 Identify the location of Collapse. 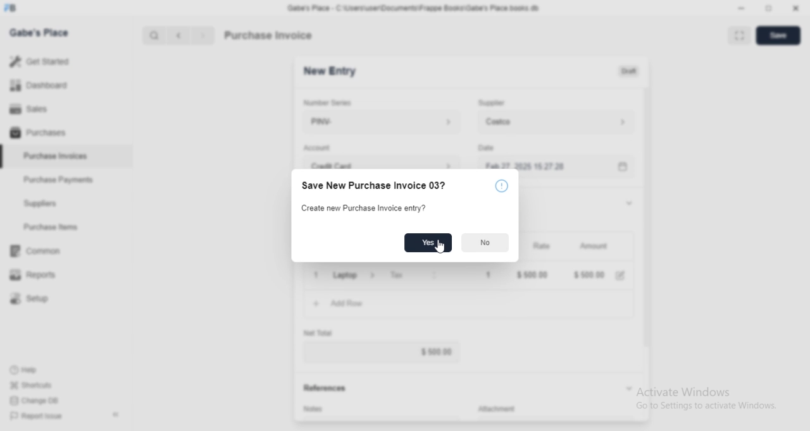
(629, 388).